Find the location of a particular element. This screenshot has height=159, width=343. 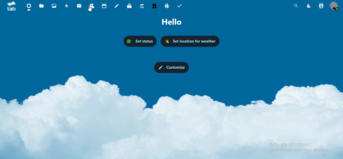

contacts is located at coordinates (92, 6).